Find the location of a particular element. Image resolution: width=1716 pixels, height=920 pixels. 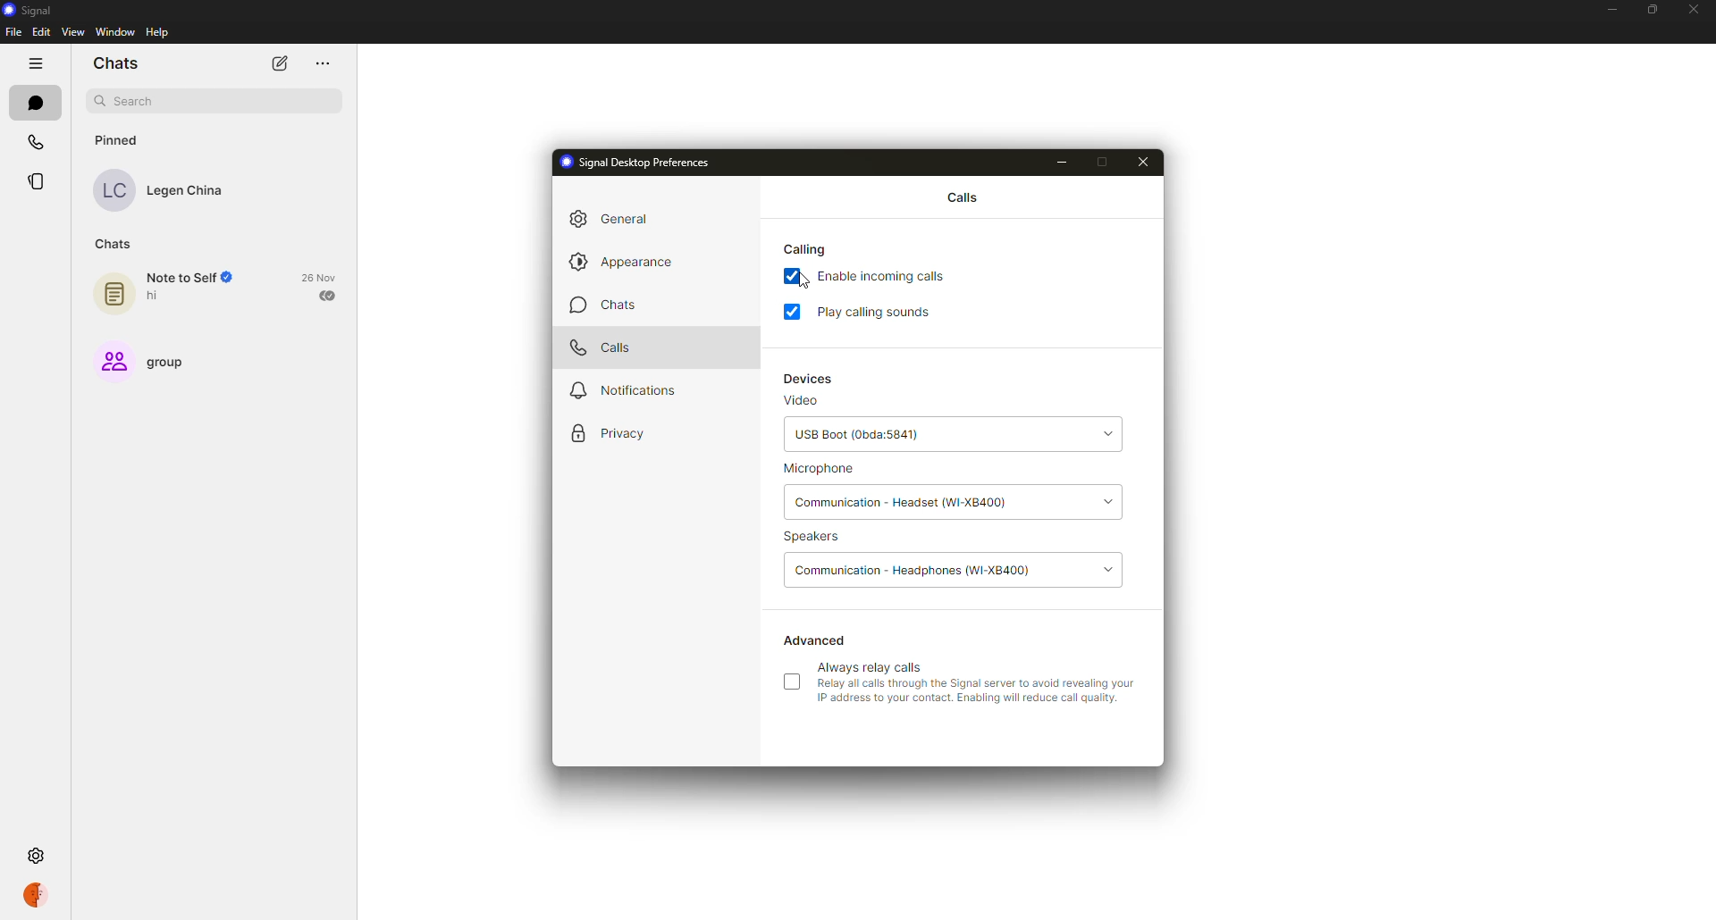

advanced is located at coordinates (814, 640).